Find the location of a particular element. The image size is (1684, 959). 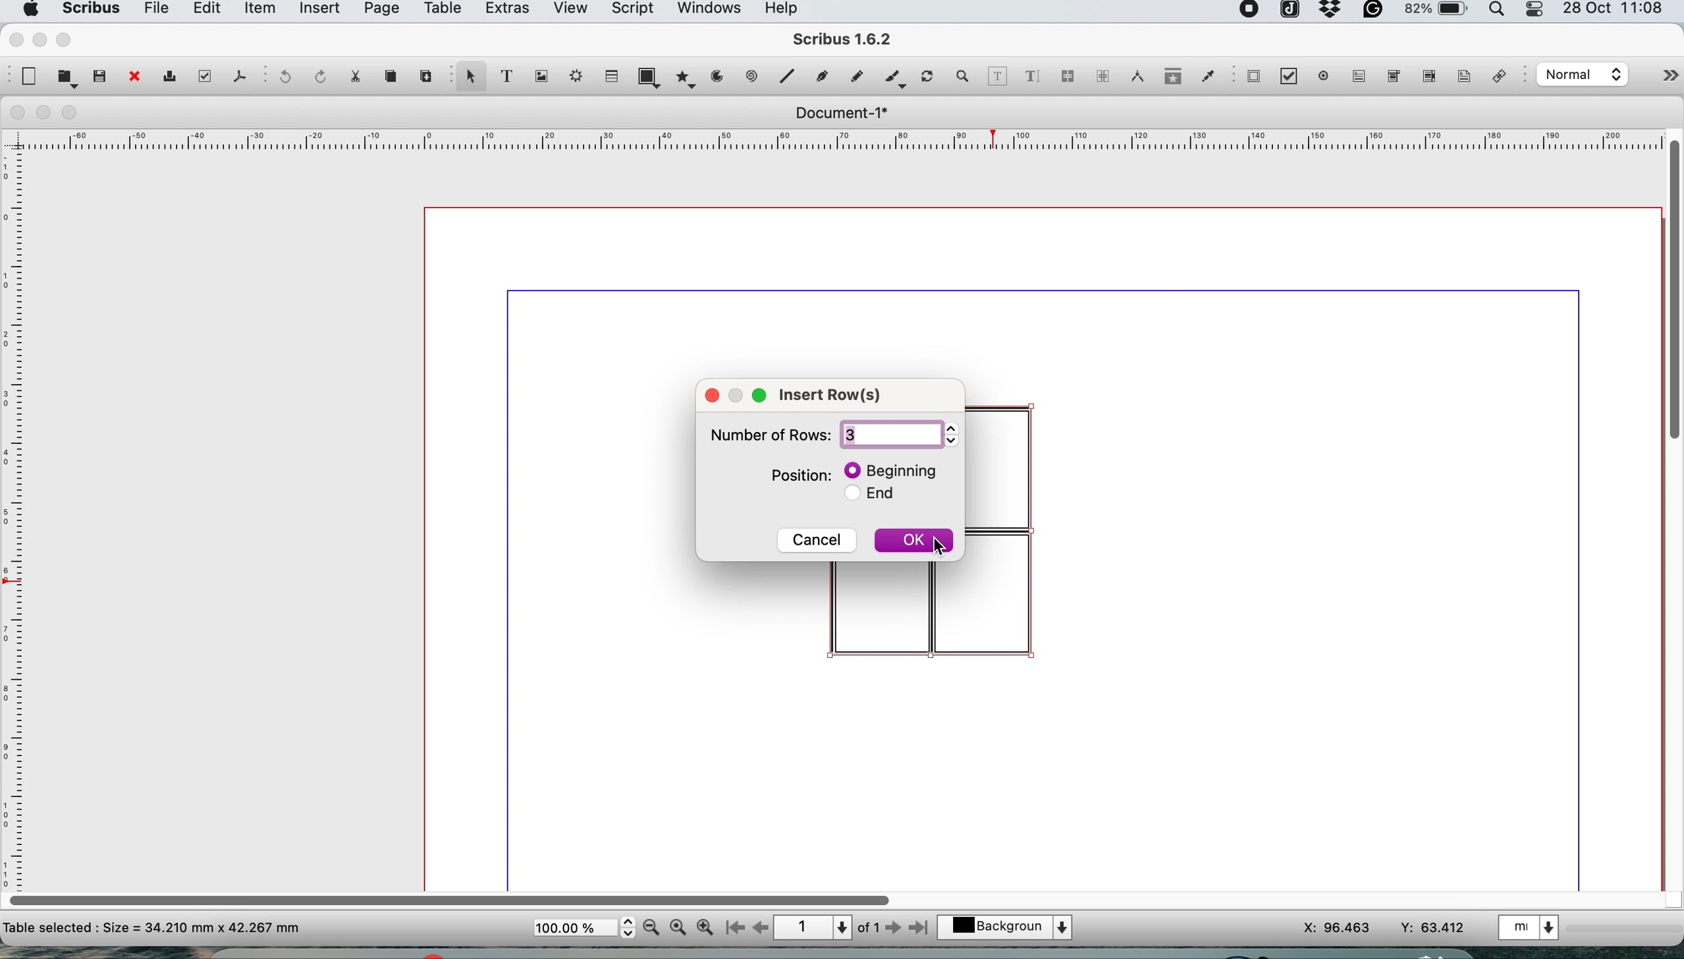

vertical scroll bar is located at coordinates (1672, 287).